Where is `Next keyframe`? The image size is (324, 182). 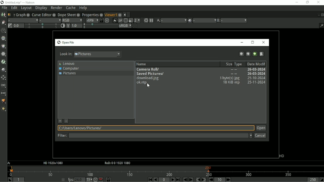
Next keyframe is located at coordinates (203, 179).